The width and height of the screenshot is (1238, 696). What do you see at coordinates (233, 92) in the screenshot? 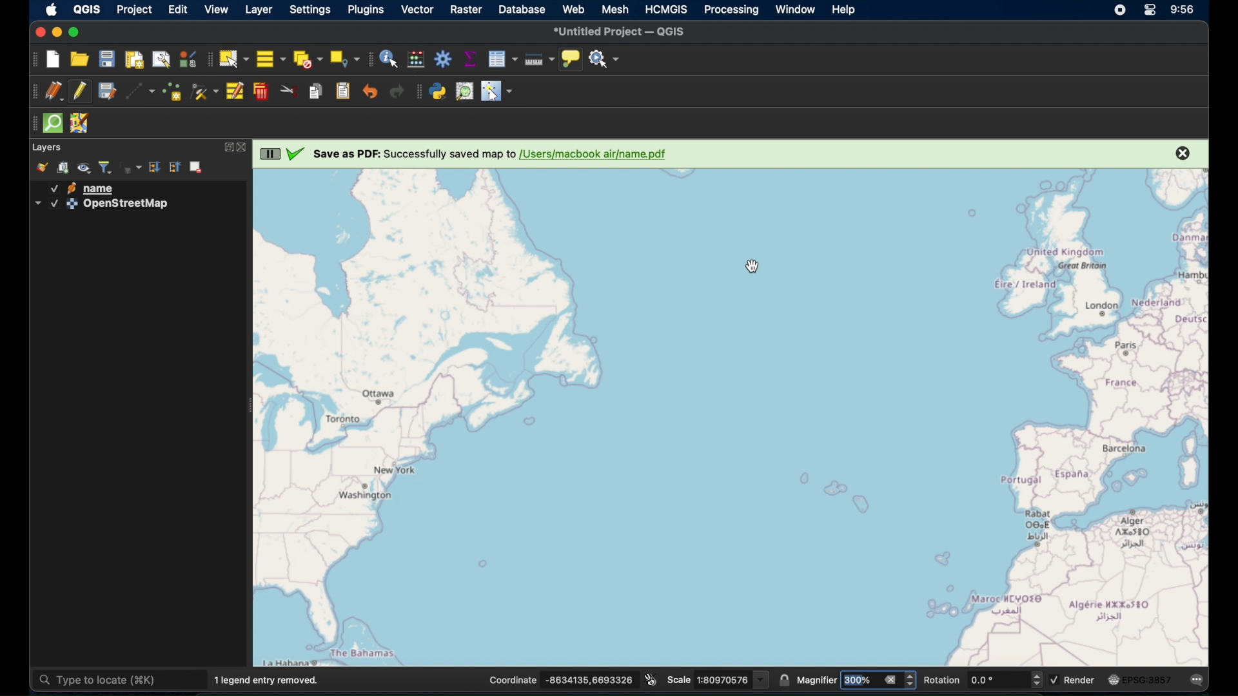
I see `modify attributes ` at bounding box center [233, 92].